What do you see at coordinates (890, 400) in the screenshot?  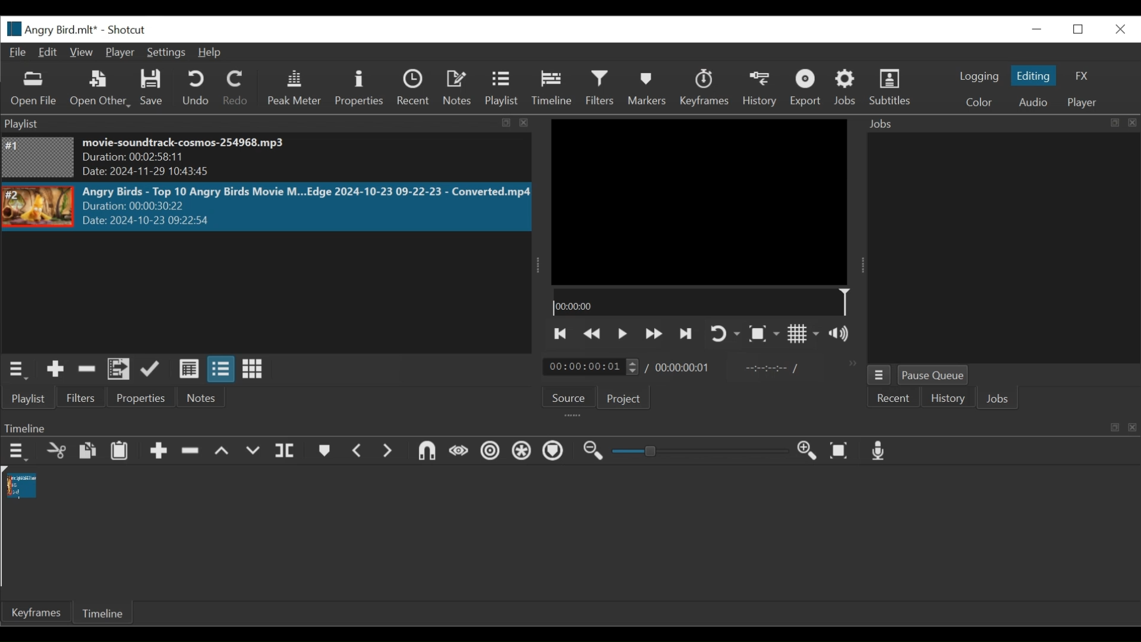 I see `Recent` at bounding box center [890, 400].